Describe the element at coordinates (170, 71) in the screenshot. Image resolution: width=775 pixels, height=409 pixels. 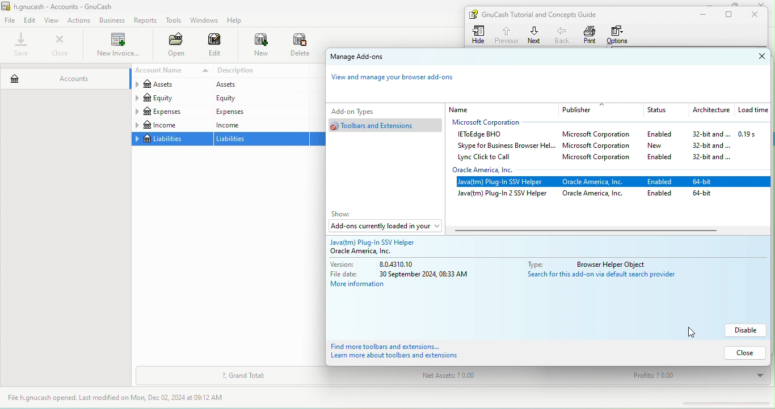
I see `account name` at that location.